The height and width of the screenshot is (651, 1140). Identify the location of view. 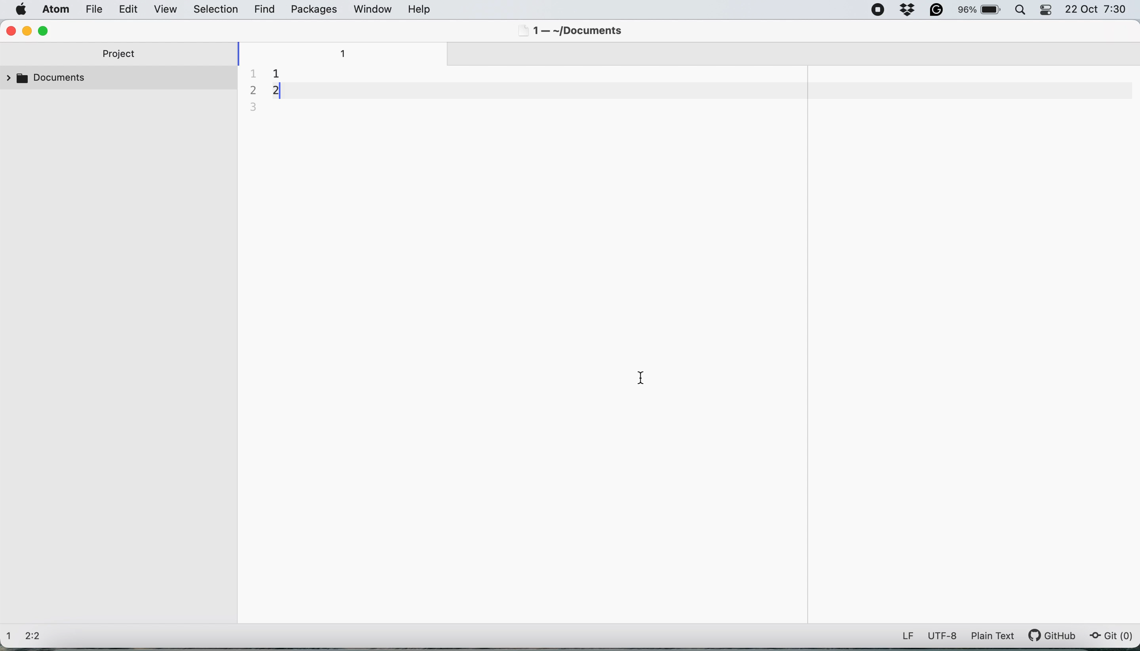
(167, 8).